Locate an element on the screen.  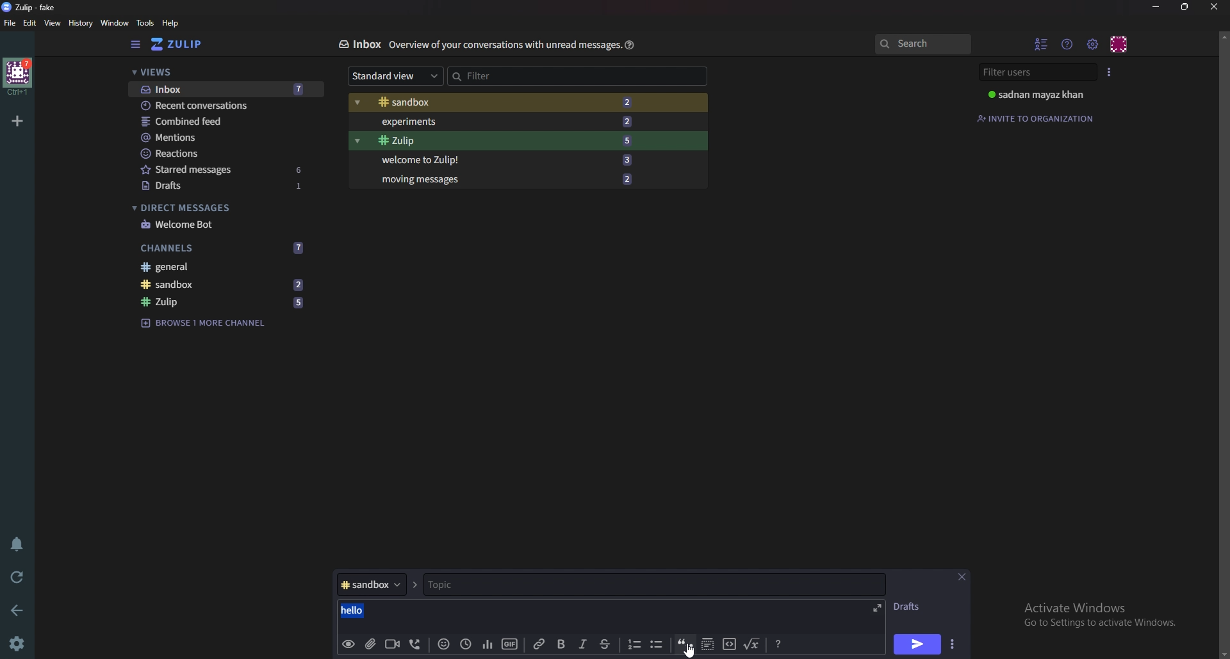
Bullet list is located at coordinates (657, 645).